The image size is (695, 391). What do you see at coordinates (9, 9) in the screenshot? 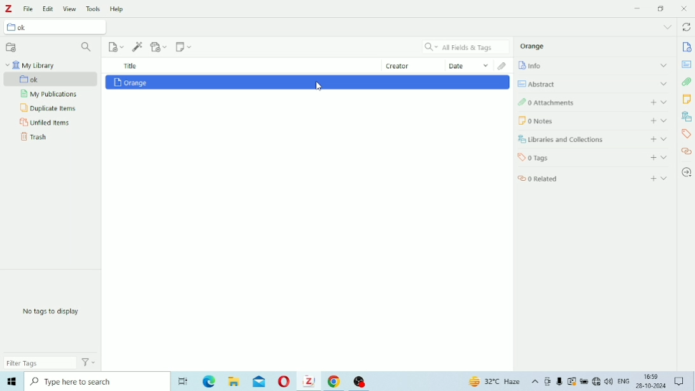
I see `Logo` at bounding box center [9, 9].